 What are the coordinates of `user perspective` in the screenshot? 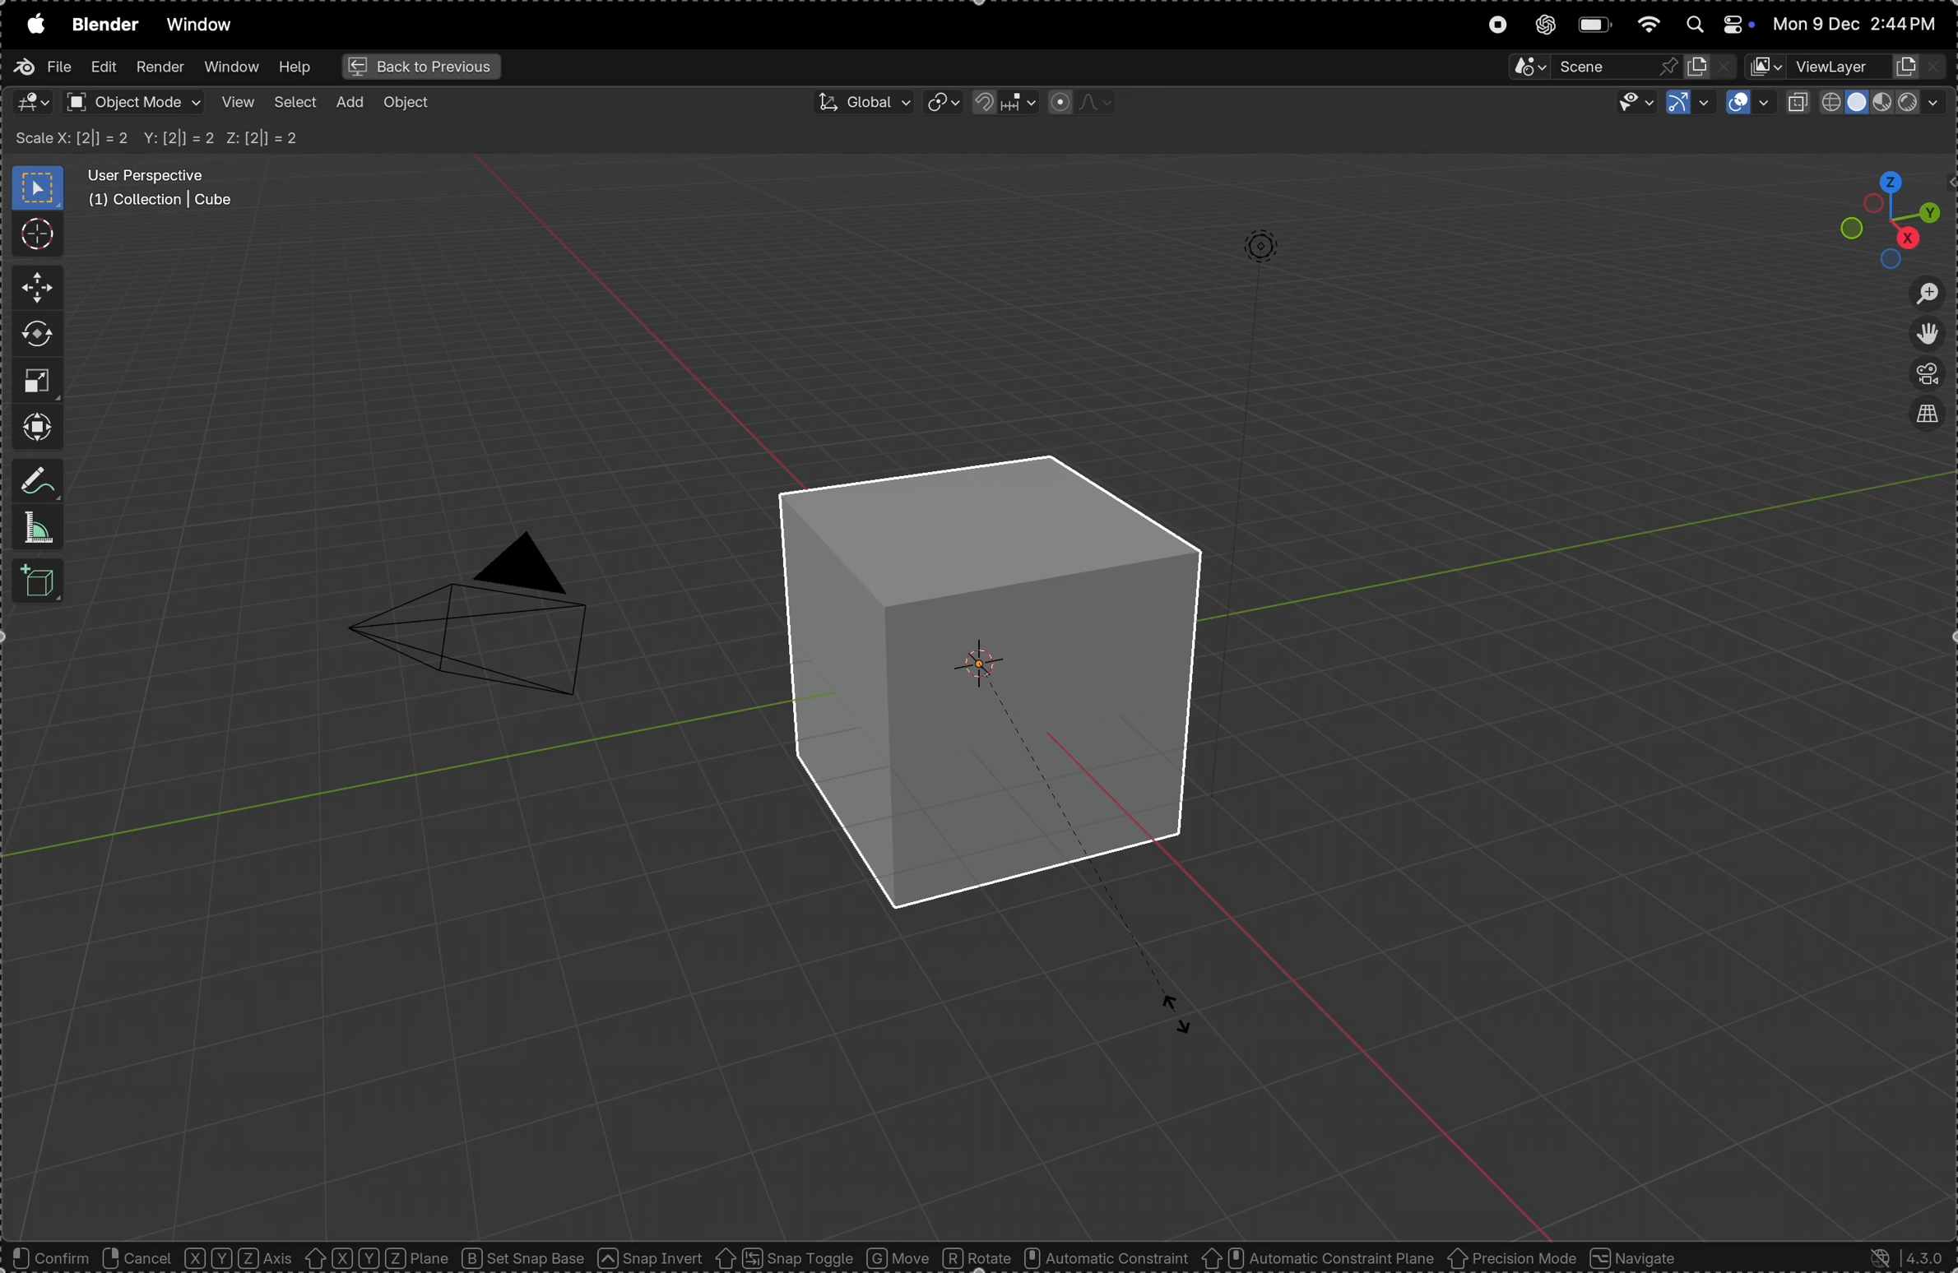 It's located at (168, 190).